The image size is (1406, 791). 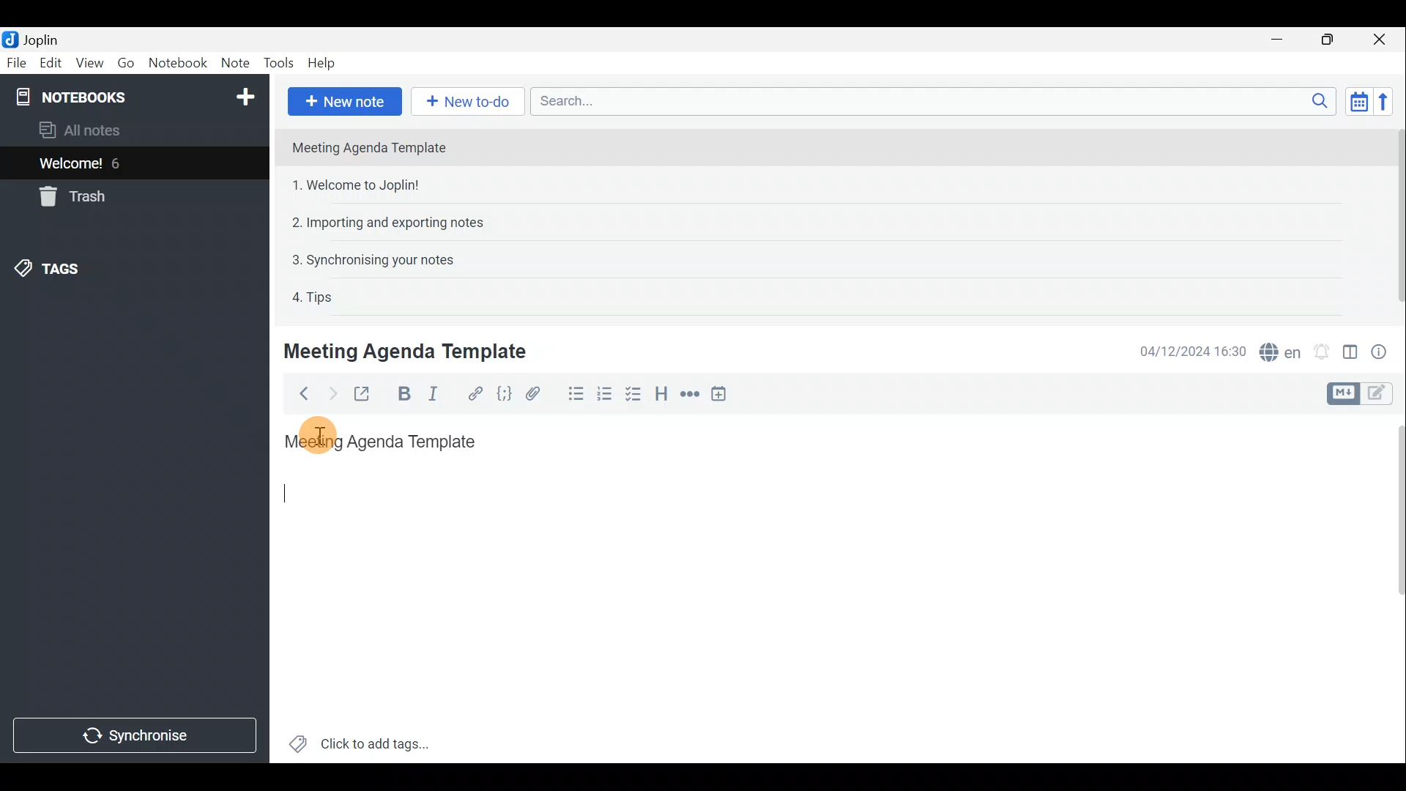 I want to click on Set alarm, so click(x=1323, y=352).